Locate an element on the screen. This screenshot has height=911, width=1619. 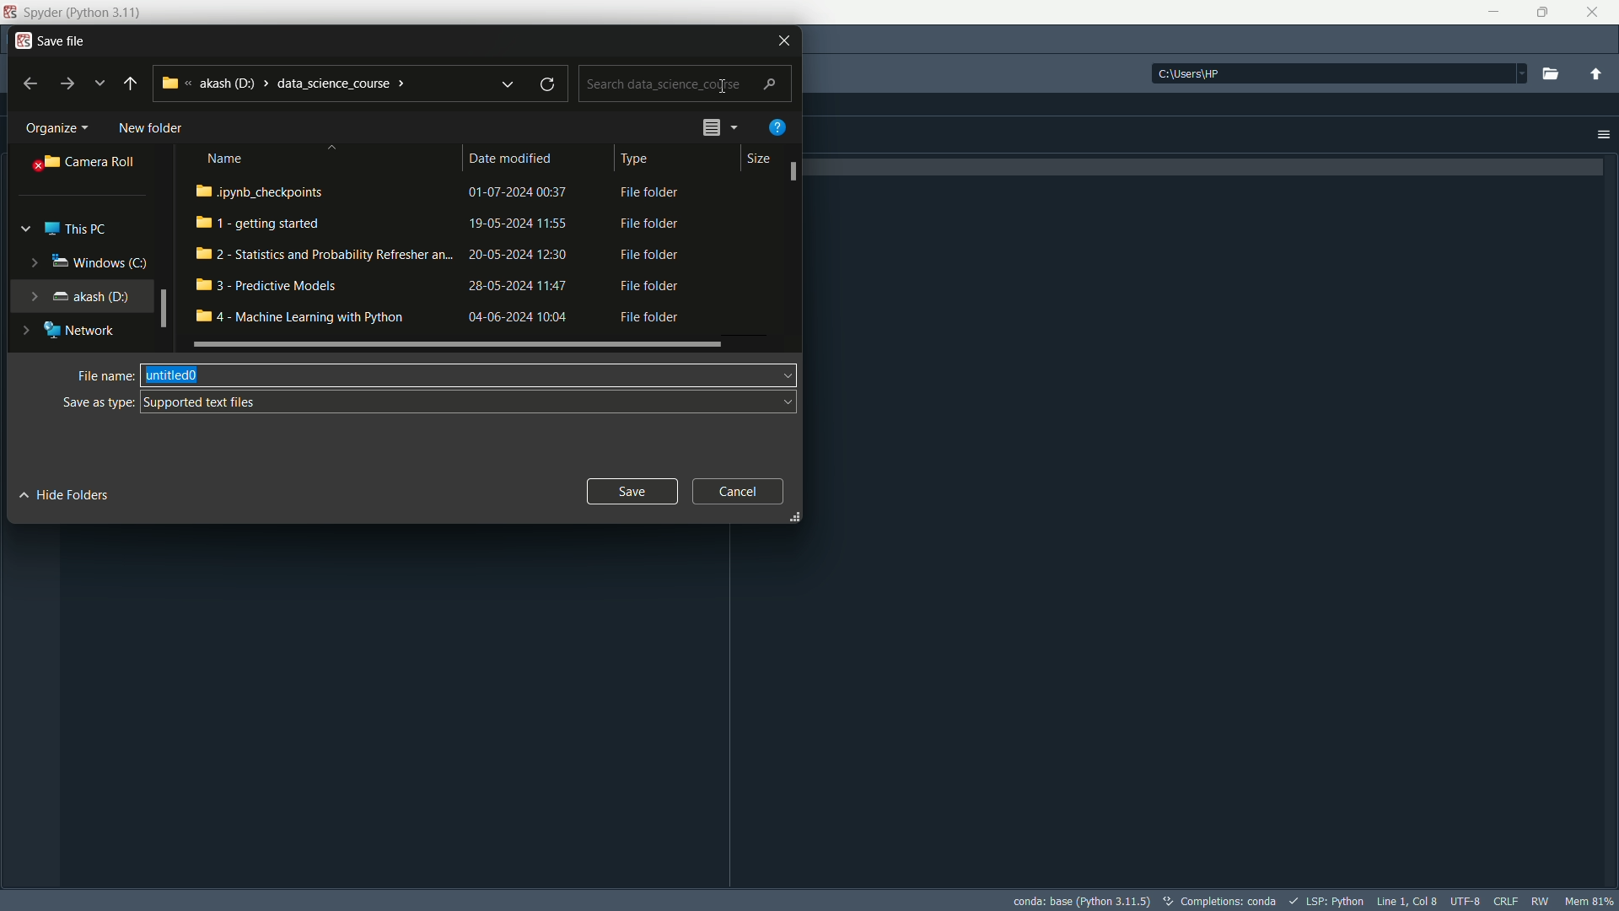
file name is located at coordinates (468, 375).